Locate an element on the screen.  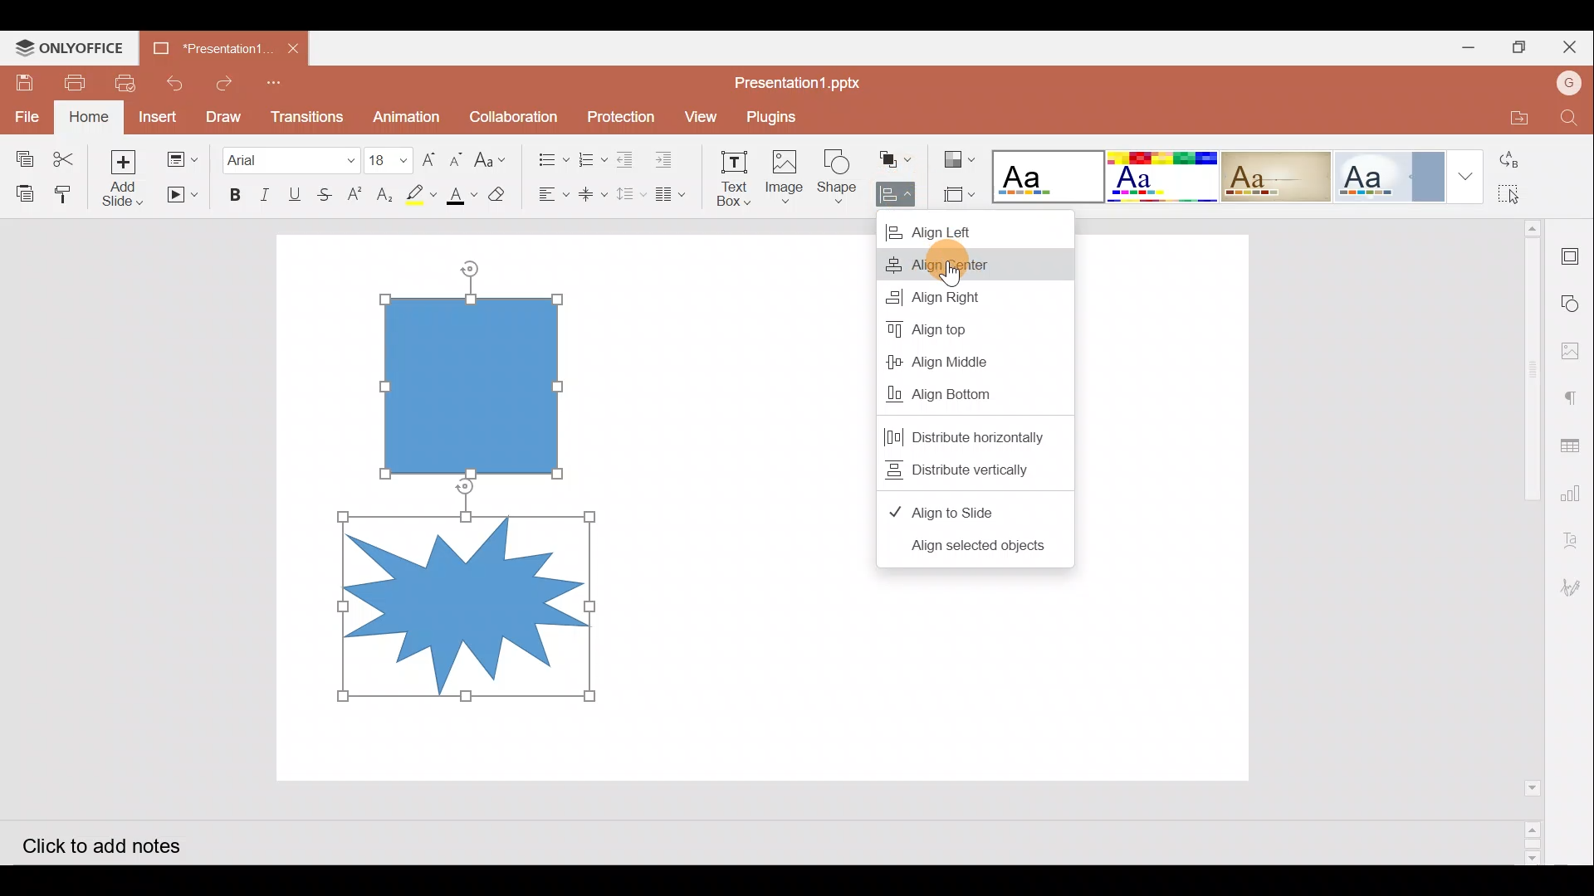
Open file location is located at coordinates (1513, 119).